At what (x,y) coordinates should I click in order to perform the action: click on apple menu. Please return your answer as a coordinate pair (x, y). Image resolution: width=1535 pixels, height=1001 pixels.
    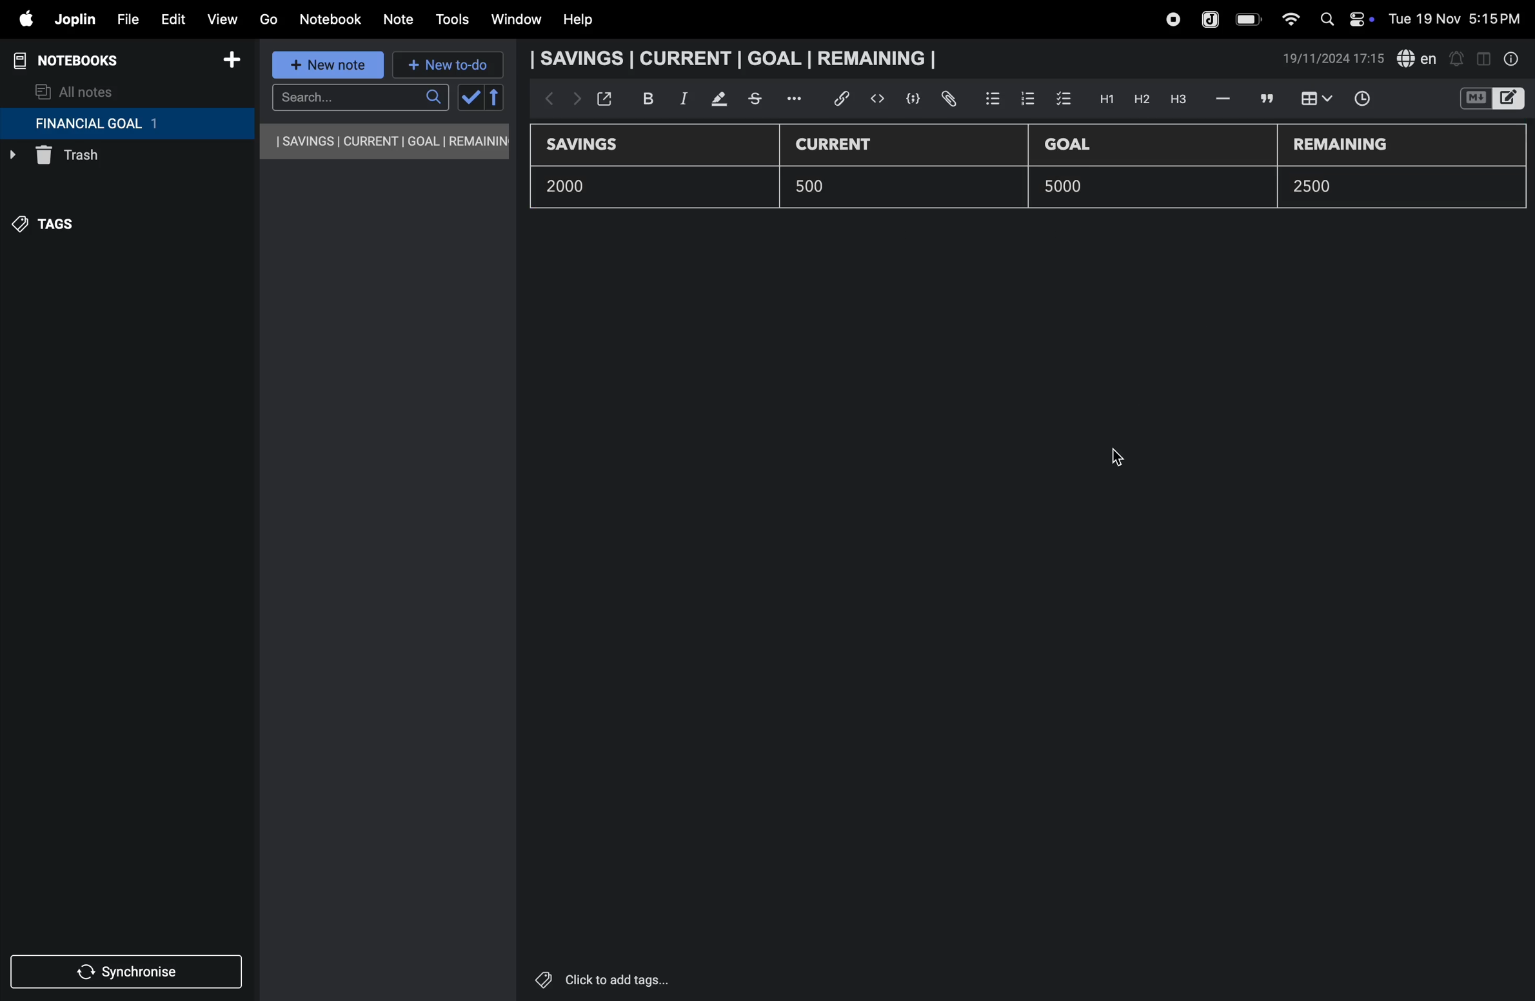
    Looking at the image, I should click on (19, 19).